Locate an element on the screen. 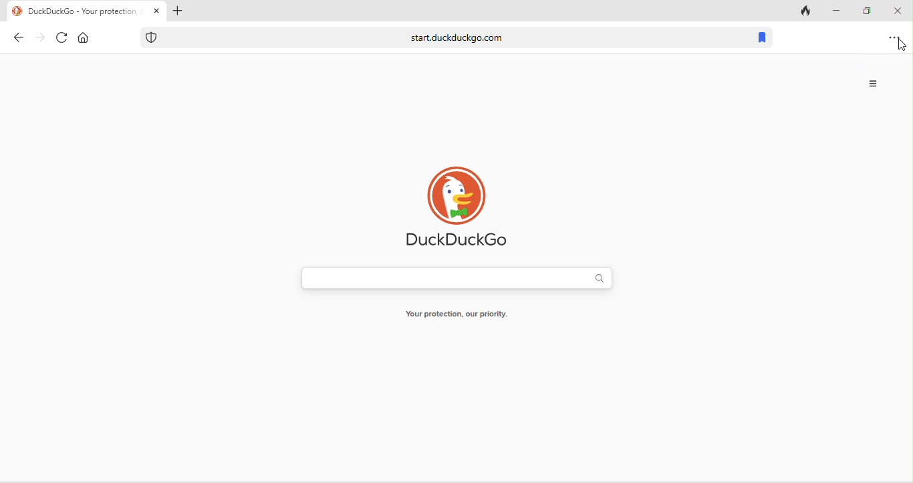 The width and height of the screenshot is (913, 483). duck duck go logo is located at coordinates (463, 207).